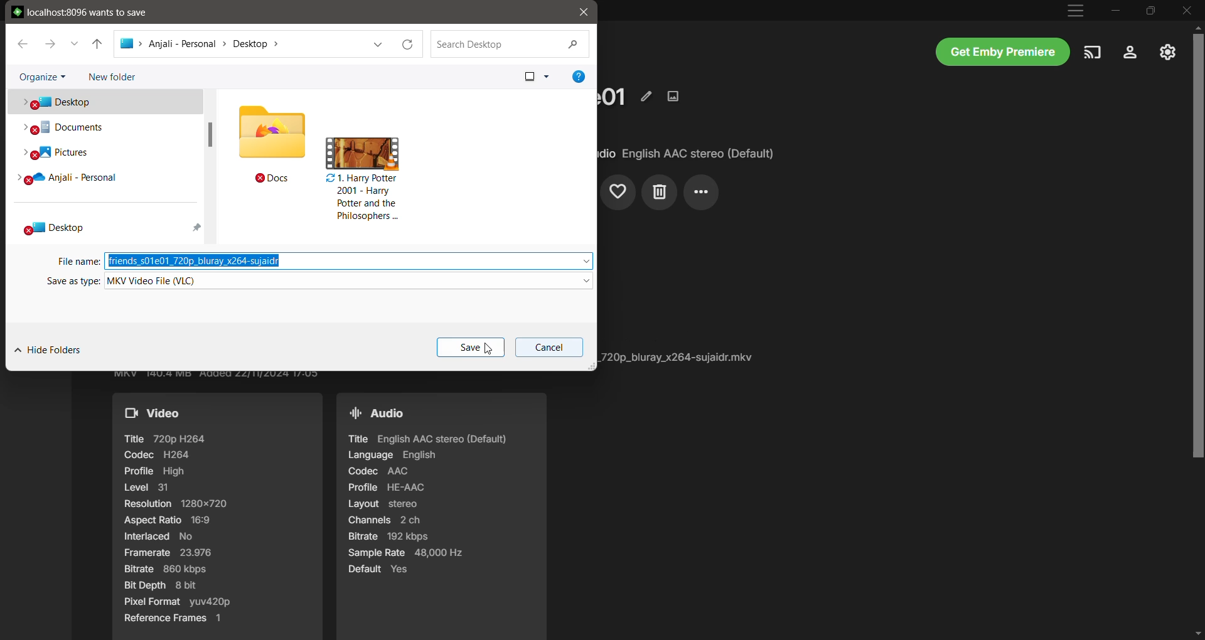  What do you see at coordinates (488, 349) in the screenshot?
I see `Cursor` at bounding box center [488, 349].